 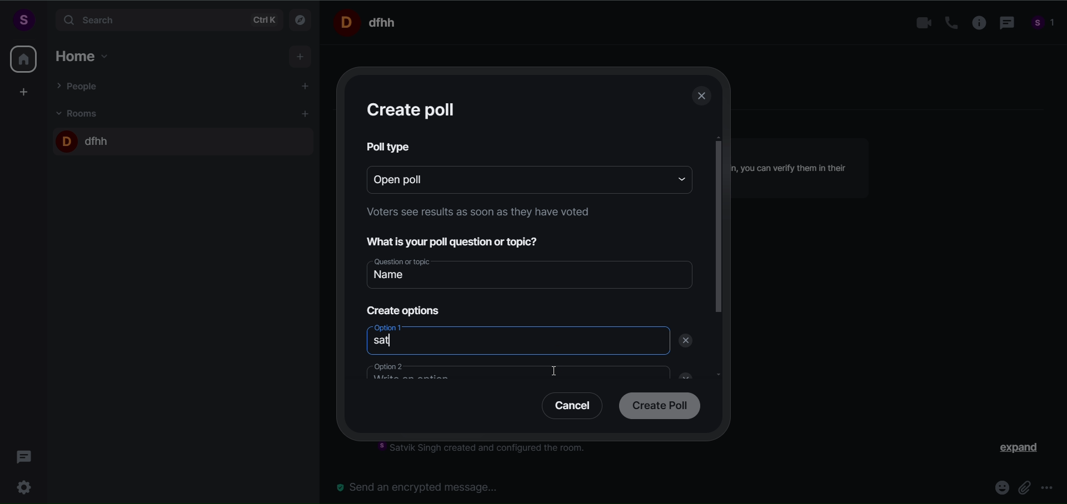 What do you see at coordinates (301, 19) in the screenshot?
I see `explore room` at bounding box center [301, 19].